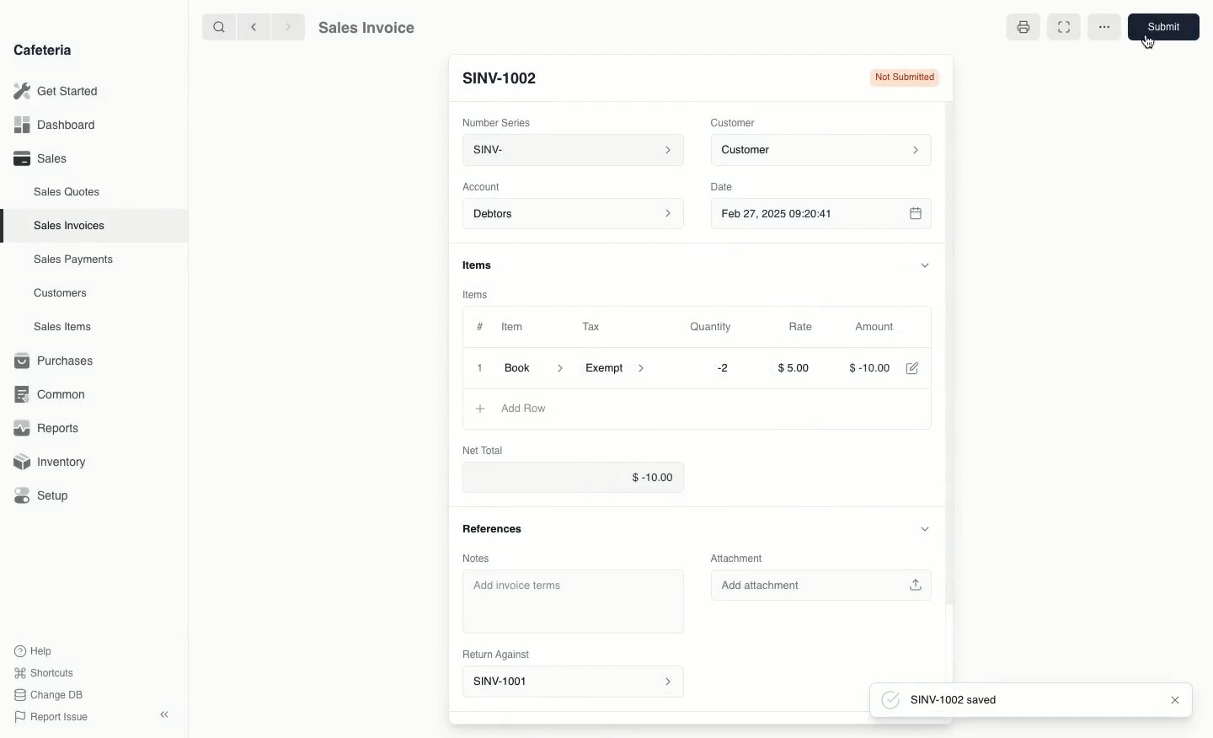 This screenshot has height=738, width=1213. What do you see at coordinates (619, 369) in the screenshot?
I see `Exempt >` at bounding box center [619, 369].